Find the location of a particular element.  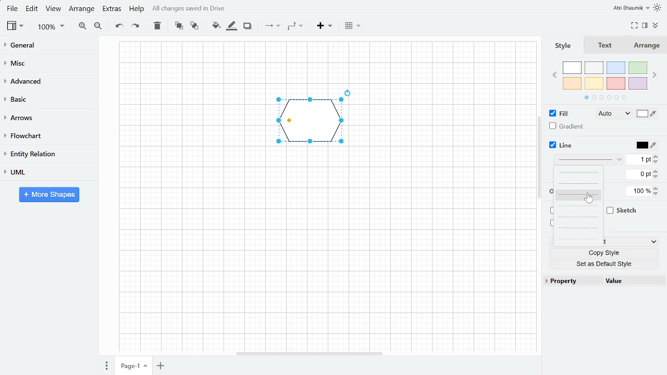

Redo is located at coordinates (135, 26).